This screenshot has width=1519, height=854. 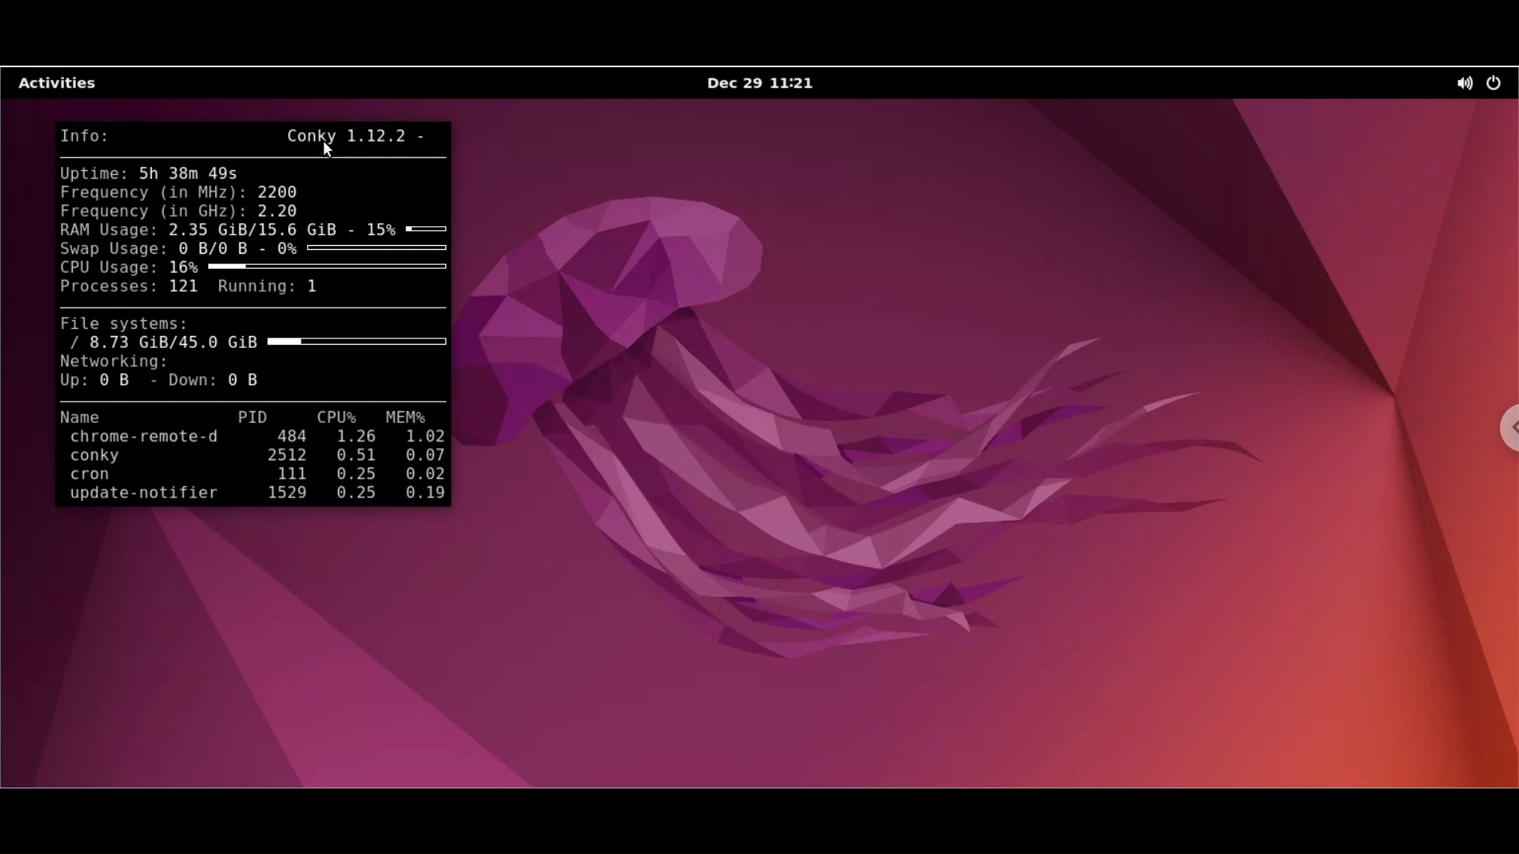 I want to click on 2.35 GiB/15.6 GiB, so click(x=260, y=231).